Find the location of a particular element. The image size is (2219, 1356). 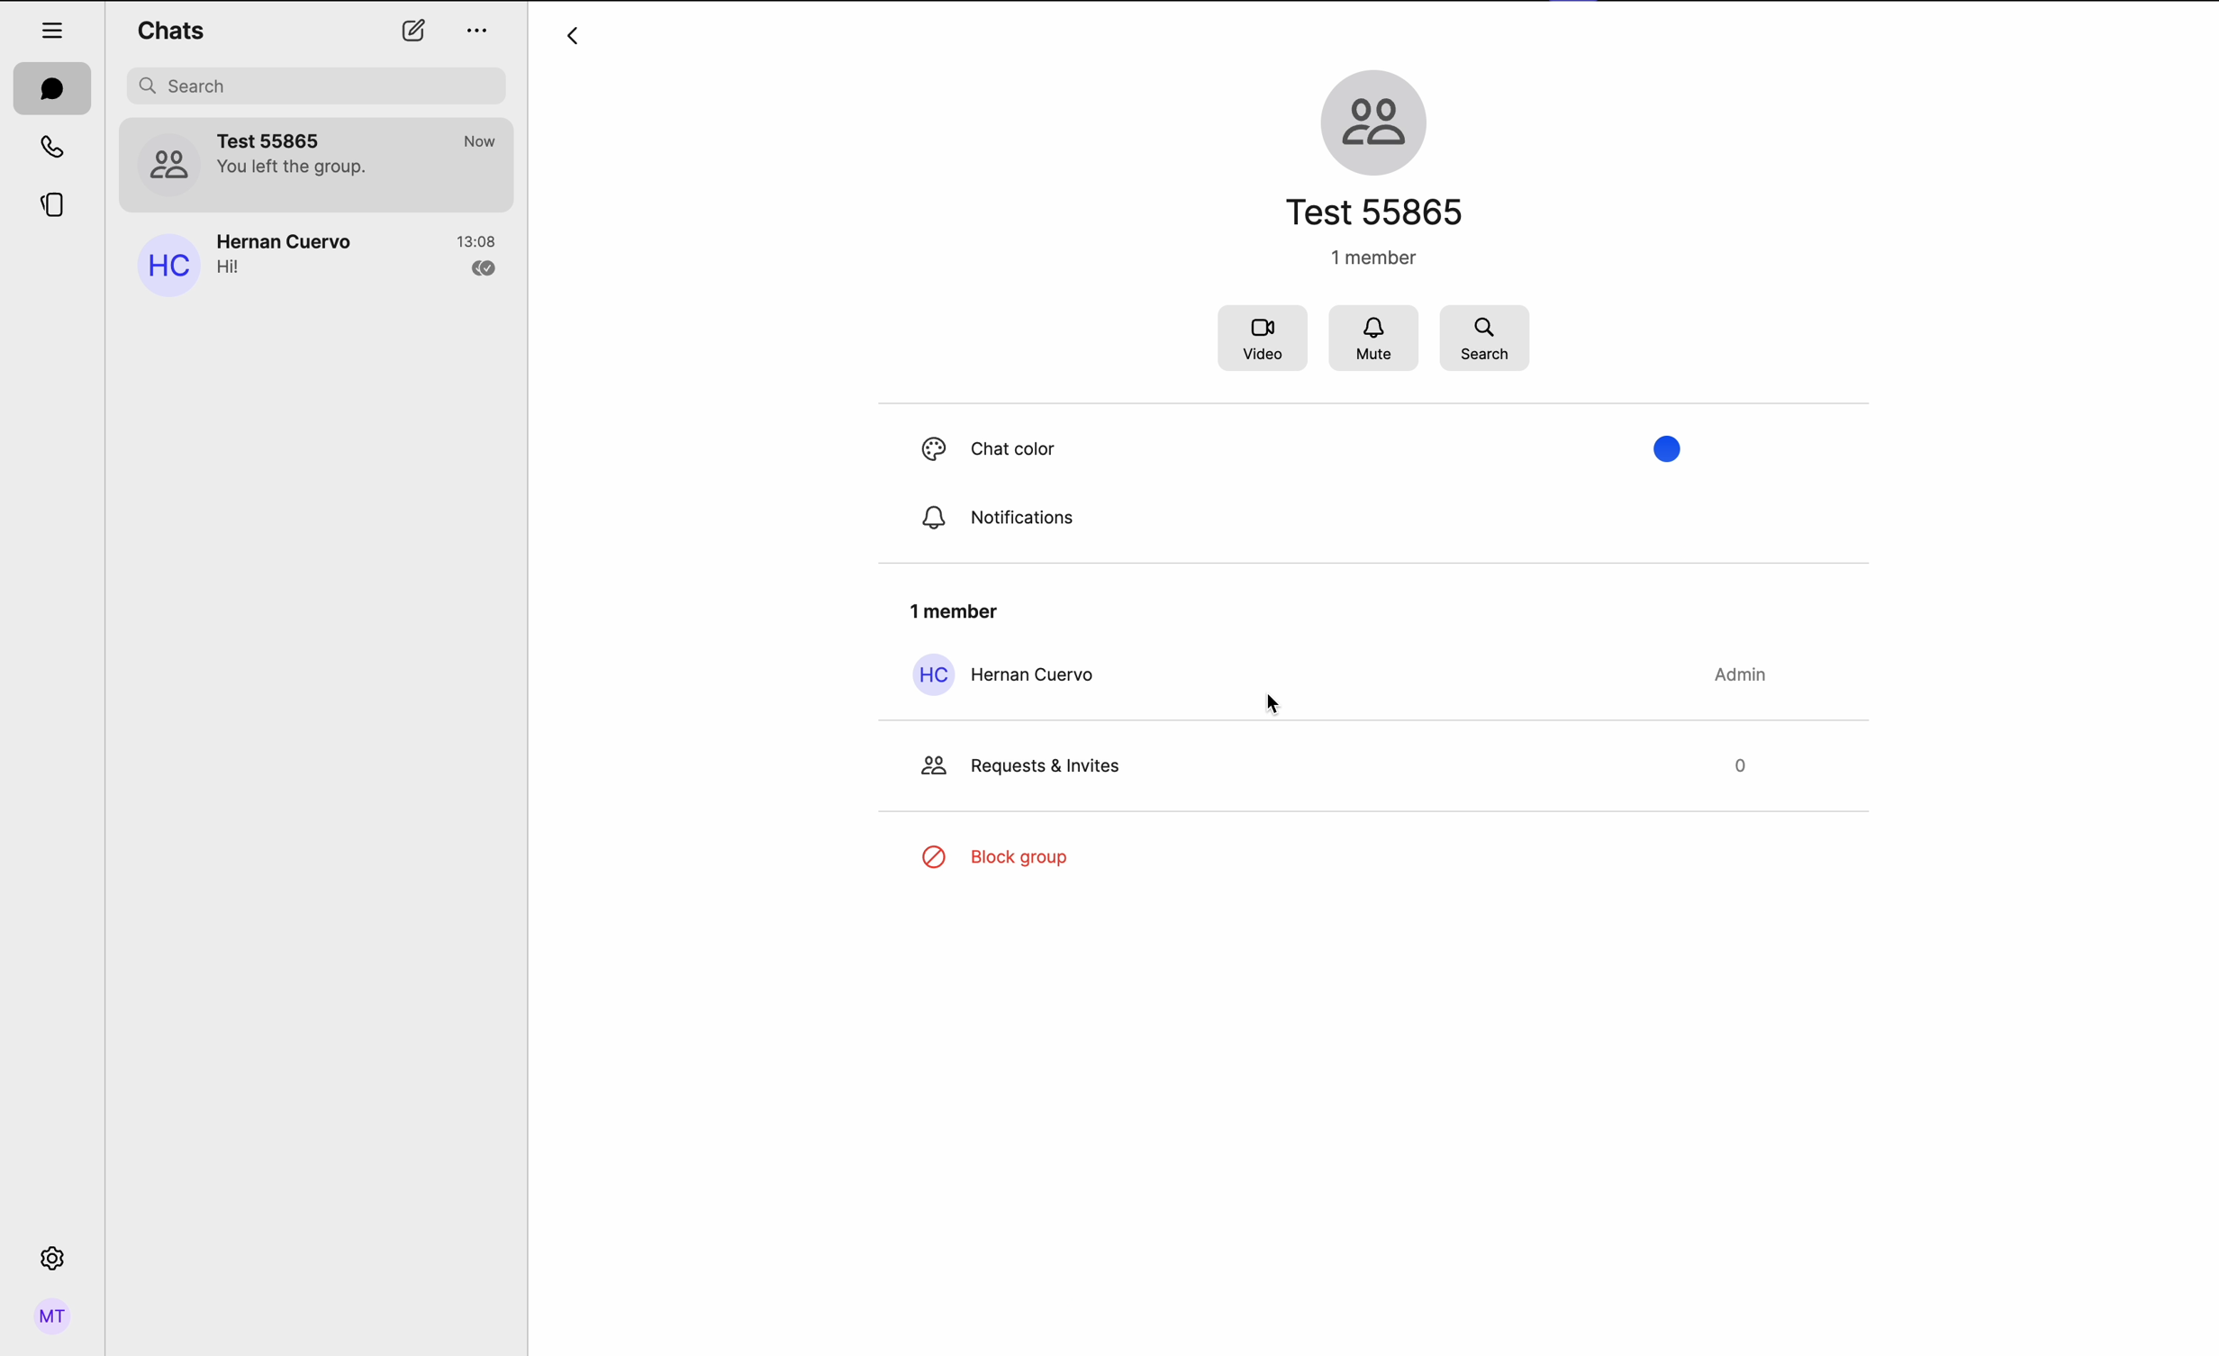

chats is located at coordinates (51, 87).